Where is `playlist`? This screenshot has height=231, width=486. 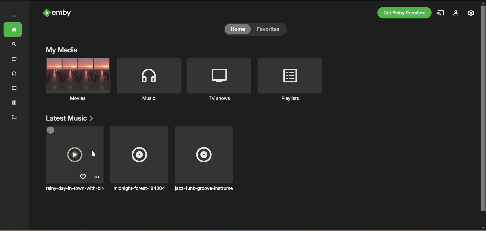 playlist is located at coordinates (15, 103).